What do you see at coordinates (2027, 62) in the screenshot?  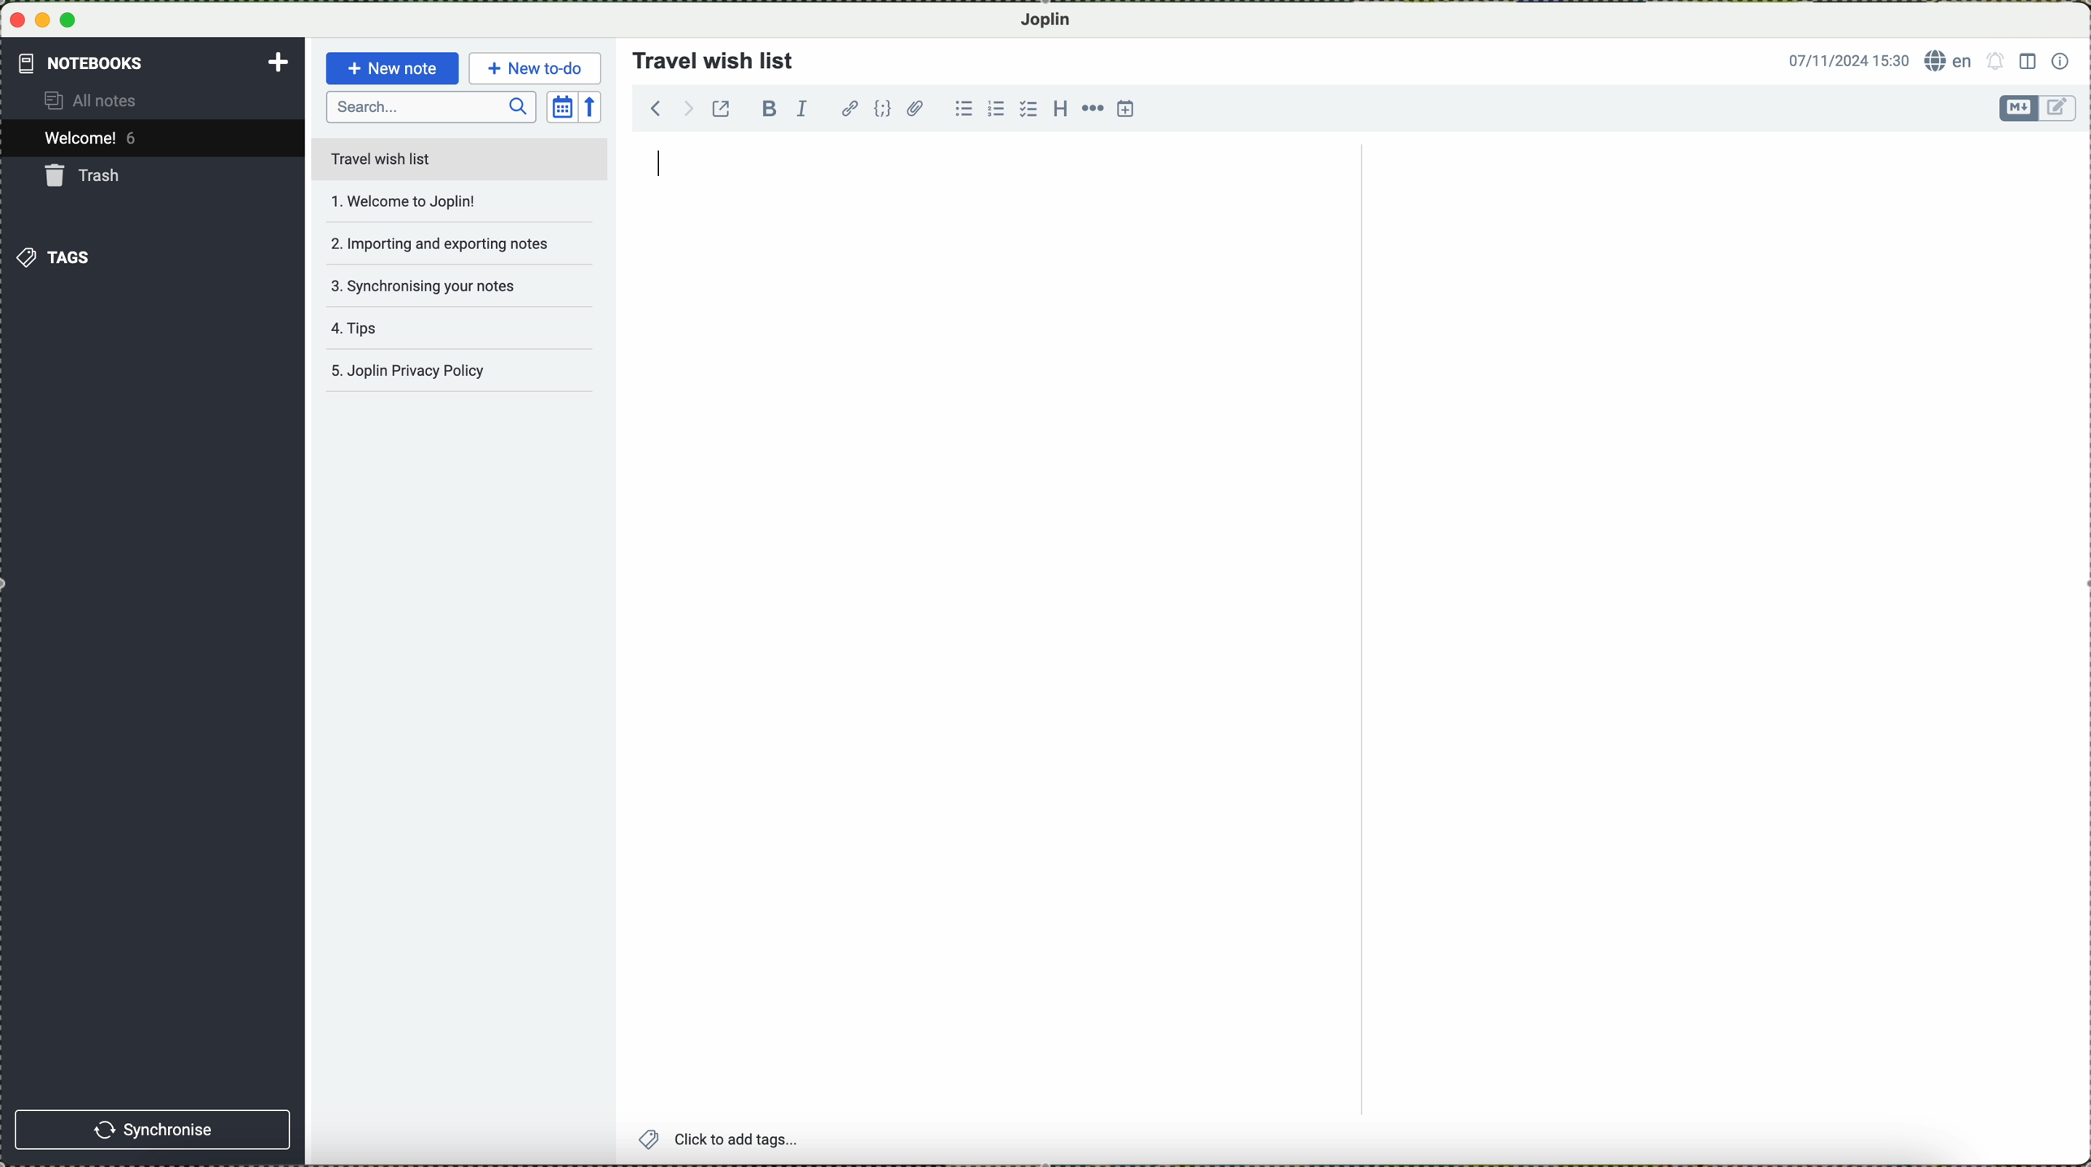 I see `toggle editor layout` at bounding box center [2027, 62].